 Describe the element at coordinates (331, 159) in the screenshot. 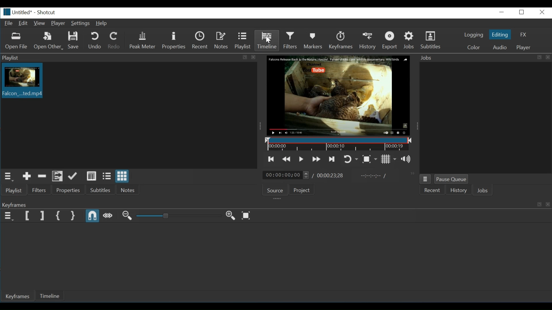

I see `Skip to the next point` at that location.